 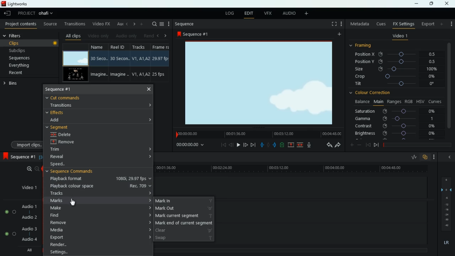 What do you see at coordinates (231, 145) in the screenshot?
I see `back` at bounding box center [231, 145].